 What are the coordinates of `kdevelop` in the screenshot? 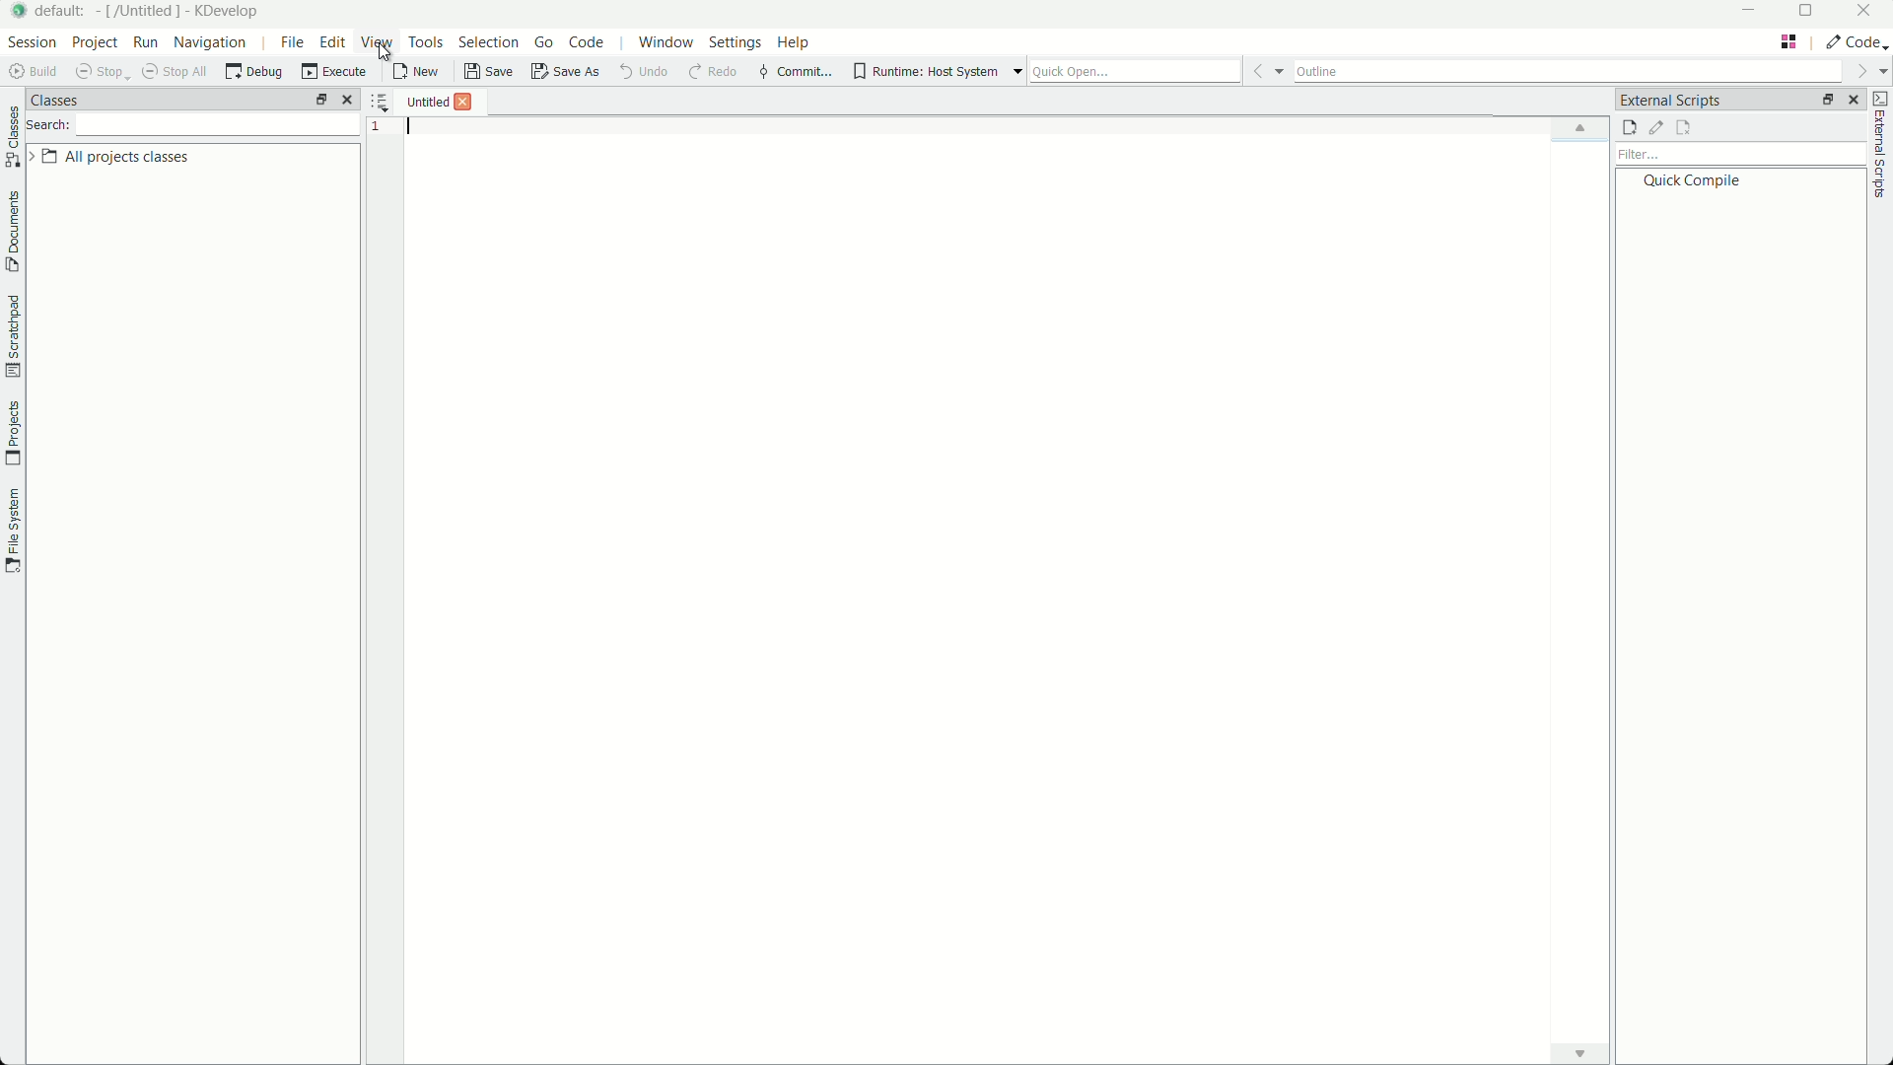 It's located at (228, 11).